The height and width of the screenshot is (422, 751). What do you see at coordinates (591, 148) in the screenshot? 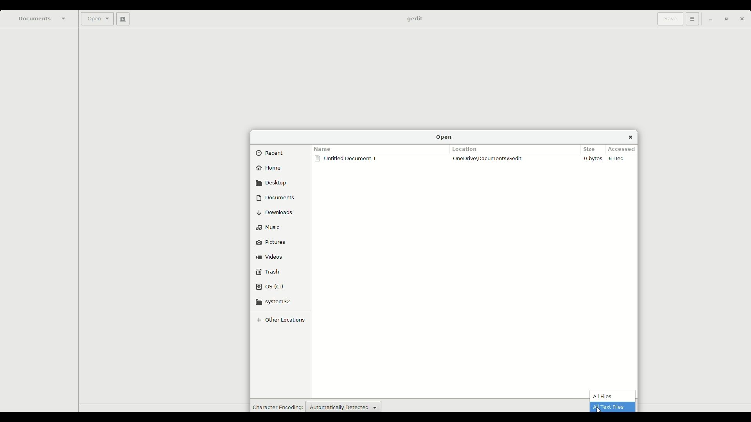
I see `Size` at bounding box center [591, 148].